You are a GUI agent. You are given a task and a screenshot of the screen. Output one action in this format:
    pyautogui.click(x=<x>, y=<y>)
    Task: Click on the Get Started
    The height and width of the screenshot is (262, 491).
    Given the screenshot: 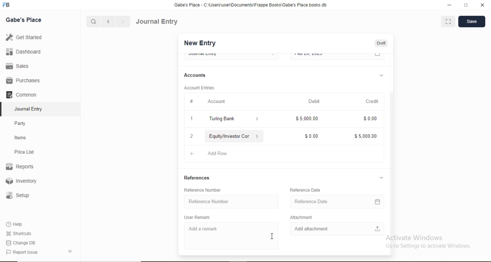 What is the action you would take?
    pyautogui.click(x=23, y=37)
    